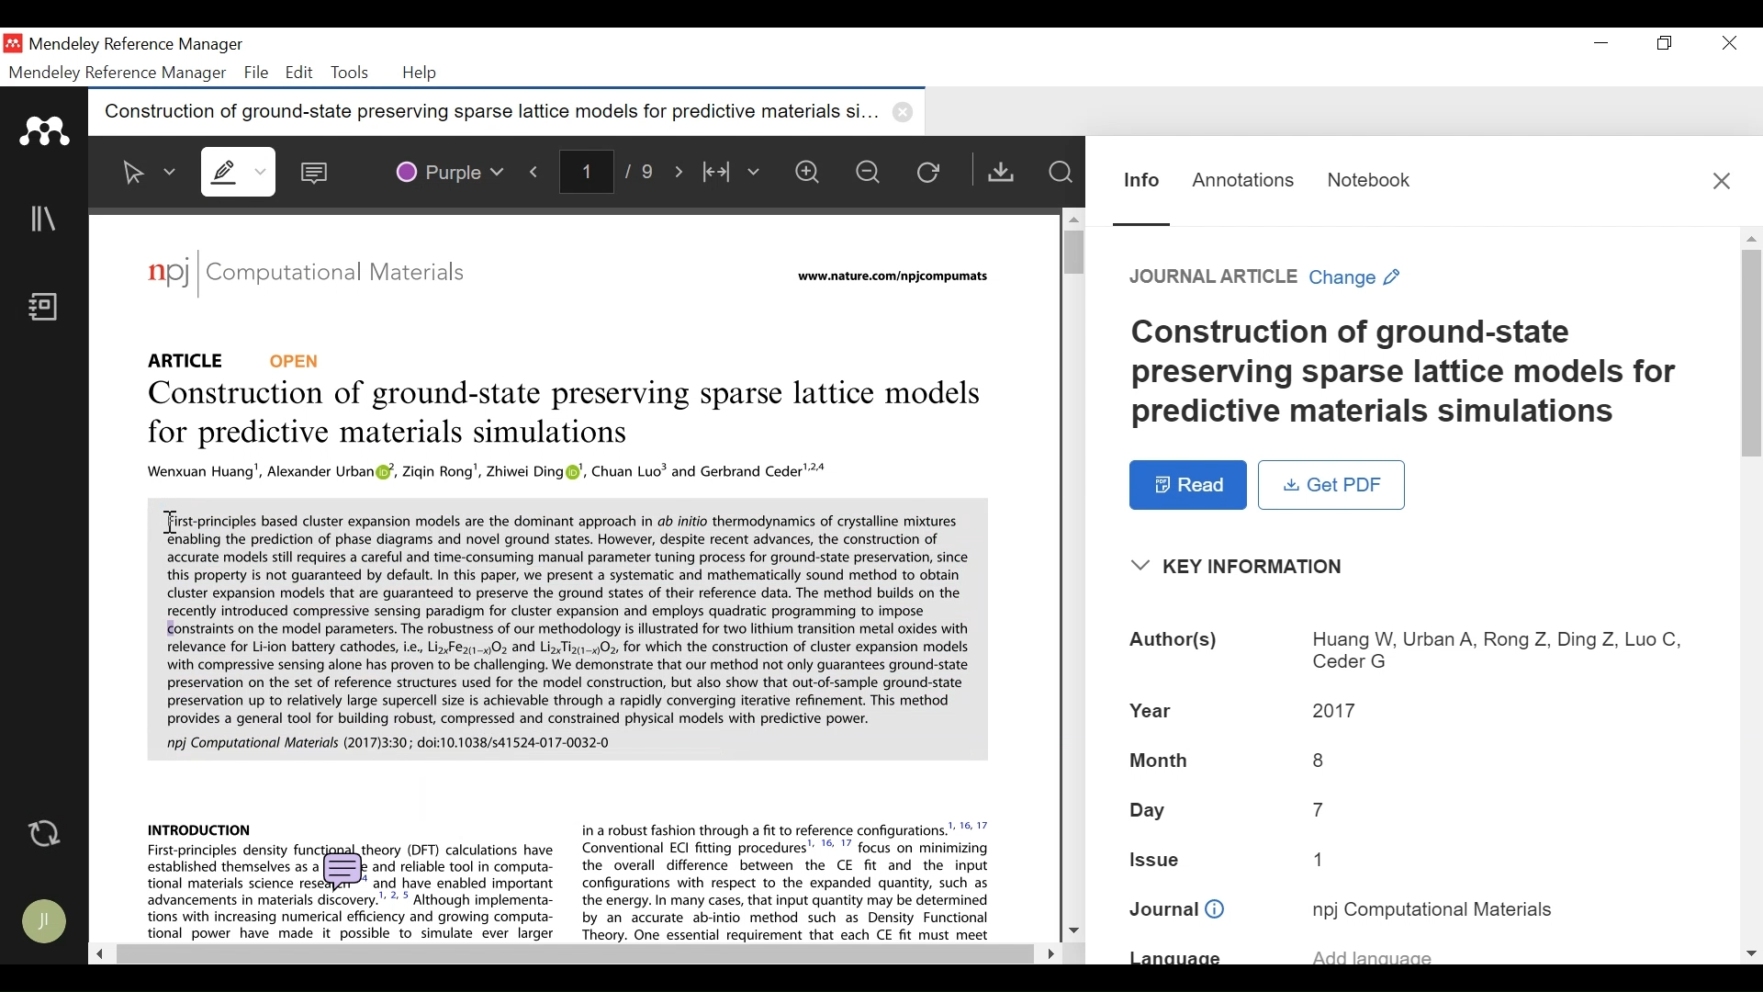  I want to click on Avatar, so click(46, 921).